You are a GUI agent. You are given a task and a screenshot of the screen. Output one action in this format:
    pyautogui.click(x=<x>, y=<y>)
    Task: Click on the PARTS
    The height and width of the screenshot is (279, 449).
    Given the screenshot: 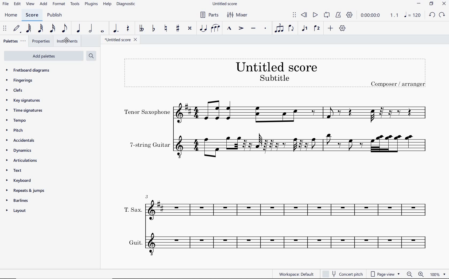 What is the action you would take?
    pyautogui.click(x=208, y=14)
    